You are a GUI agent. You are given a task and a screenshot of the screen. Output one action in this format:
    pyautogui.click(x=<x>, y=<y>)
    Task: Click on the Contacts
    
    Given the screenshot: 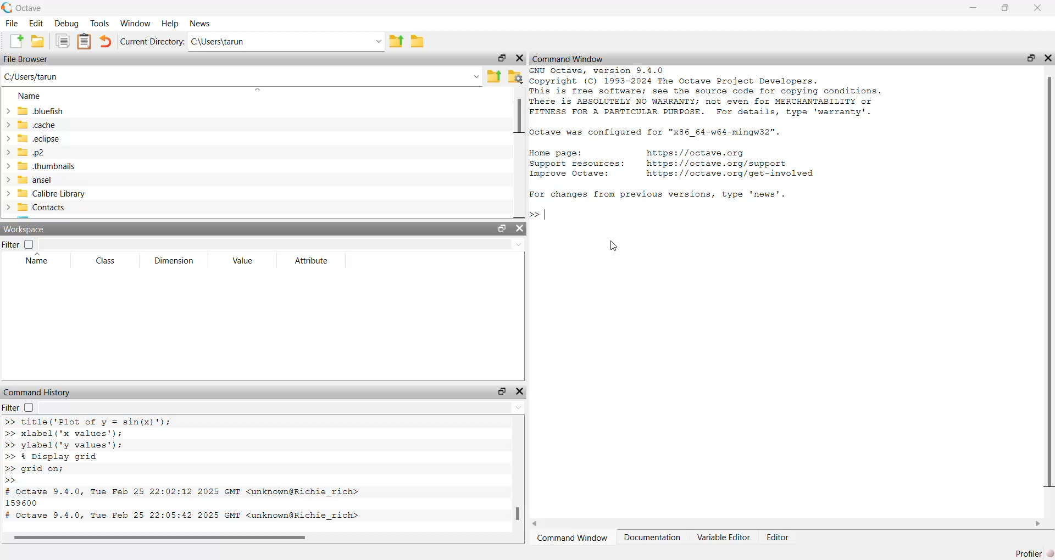 What is the action you would take?
    pyautogui.click(x=39, y=208)
    